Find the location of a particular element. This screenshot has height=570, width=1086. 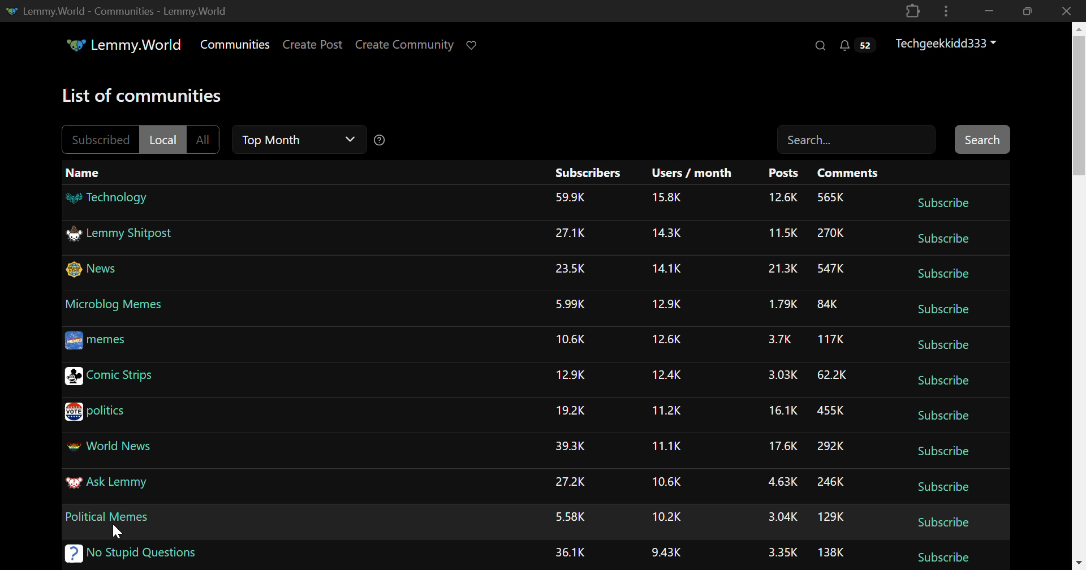

Amount is located at coordinates (786, 234).